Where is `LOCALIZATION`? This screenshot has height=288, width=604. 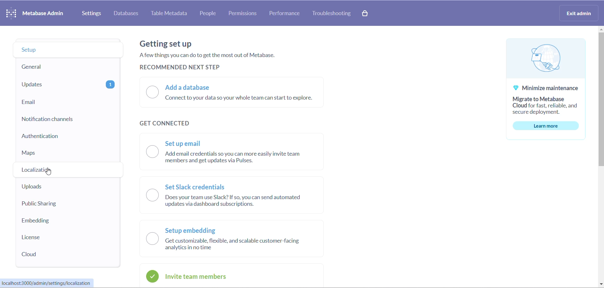
LOCALIZATION is located at coordinates (67, 170).